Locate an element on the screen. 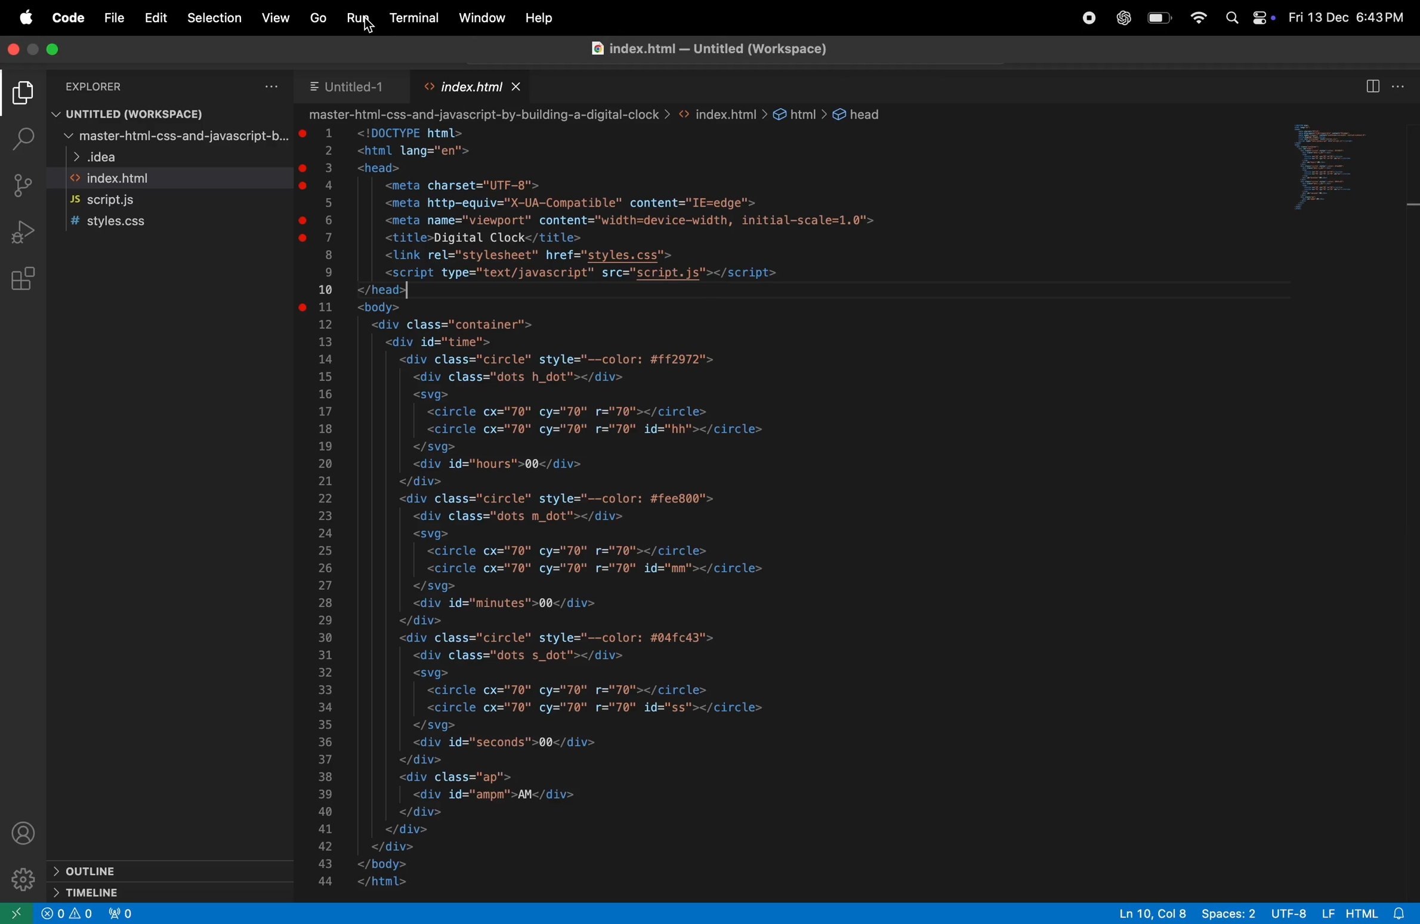  record is located at coordinates (1092, 17).